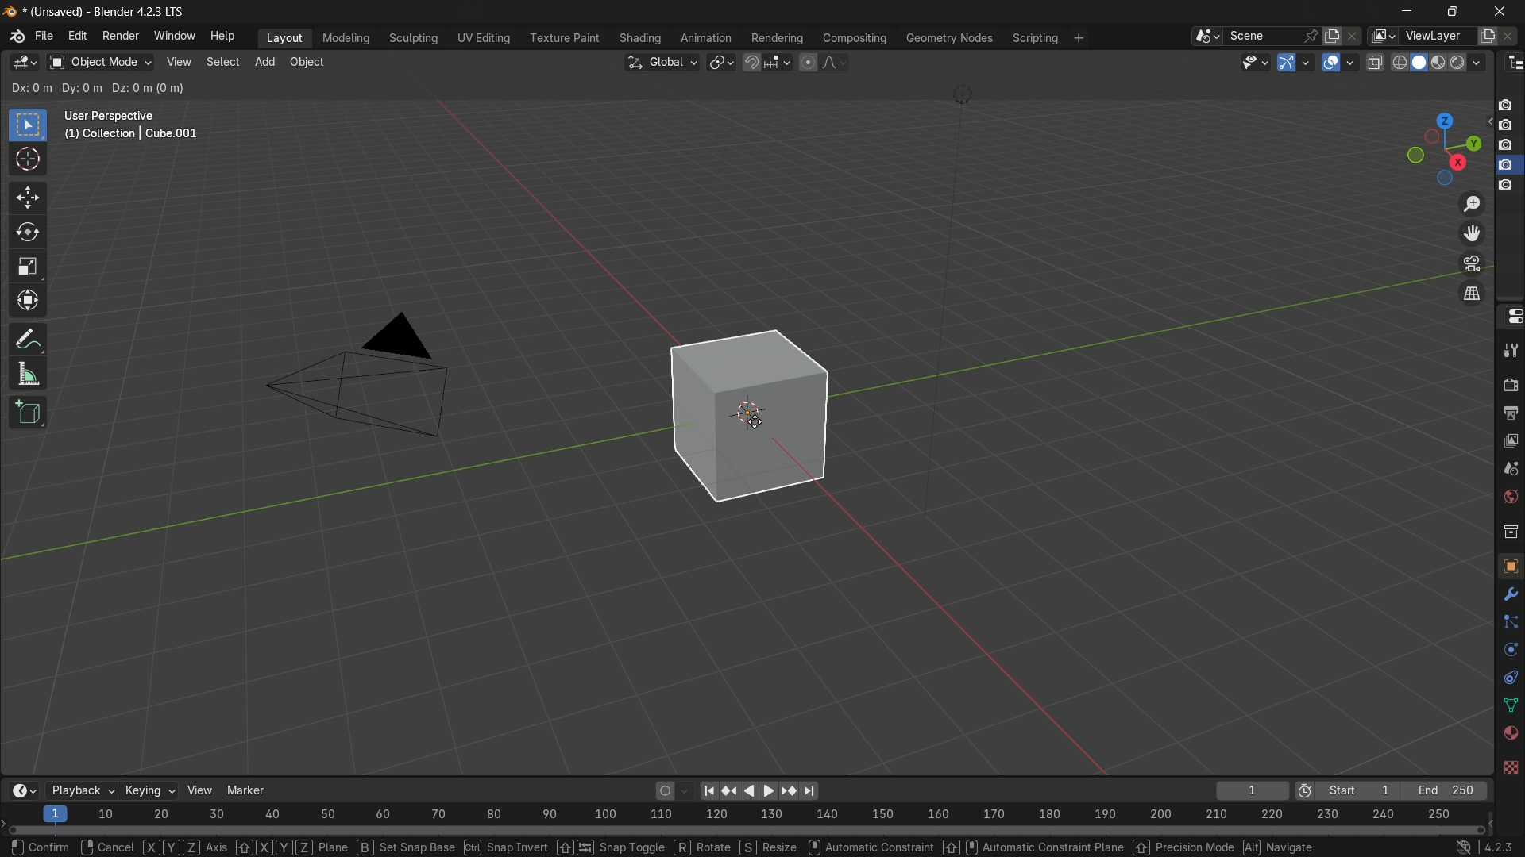 The height and width of the screenshot is (857, 1525). I want to click on object, so click(1508, 565).